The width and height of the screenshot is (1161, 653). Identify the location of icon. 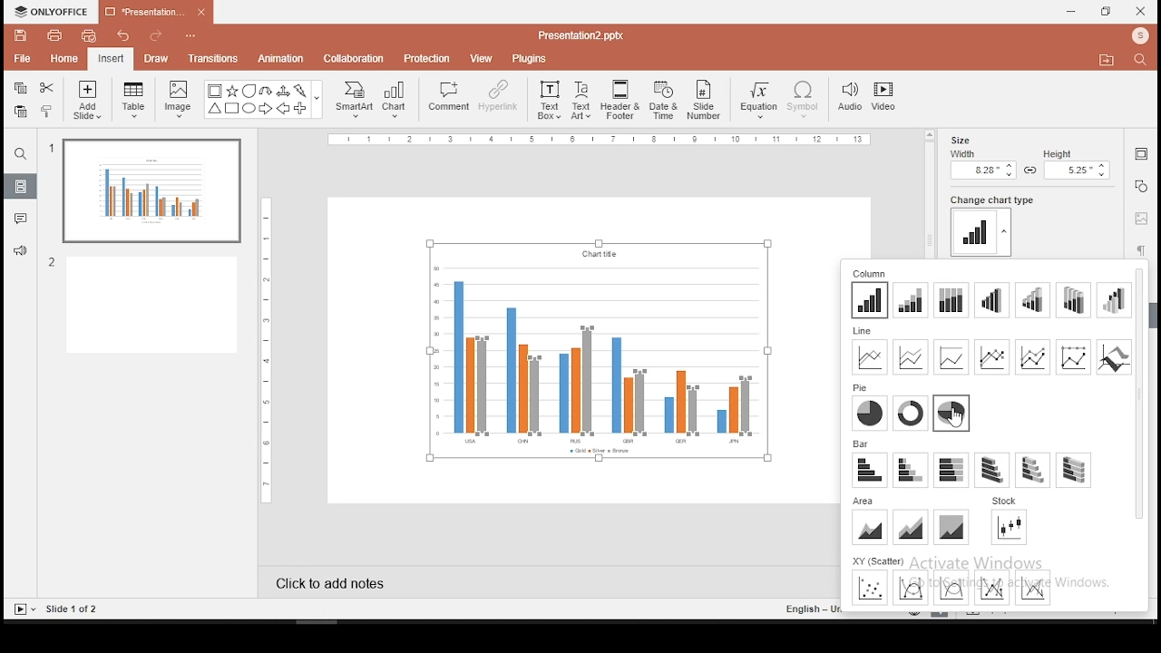
(1140, 37).